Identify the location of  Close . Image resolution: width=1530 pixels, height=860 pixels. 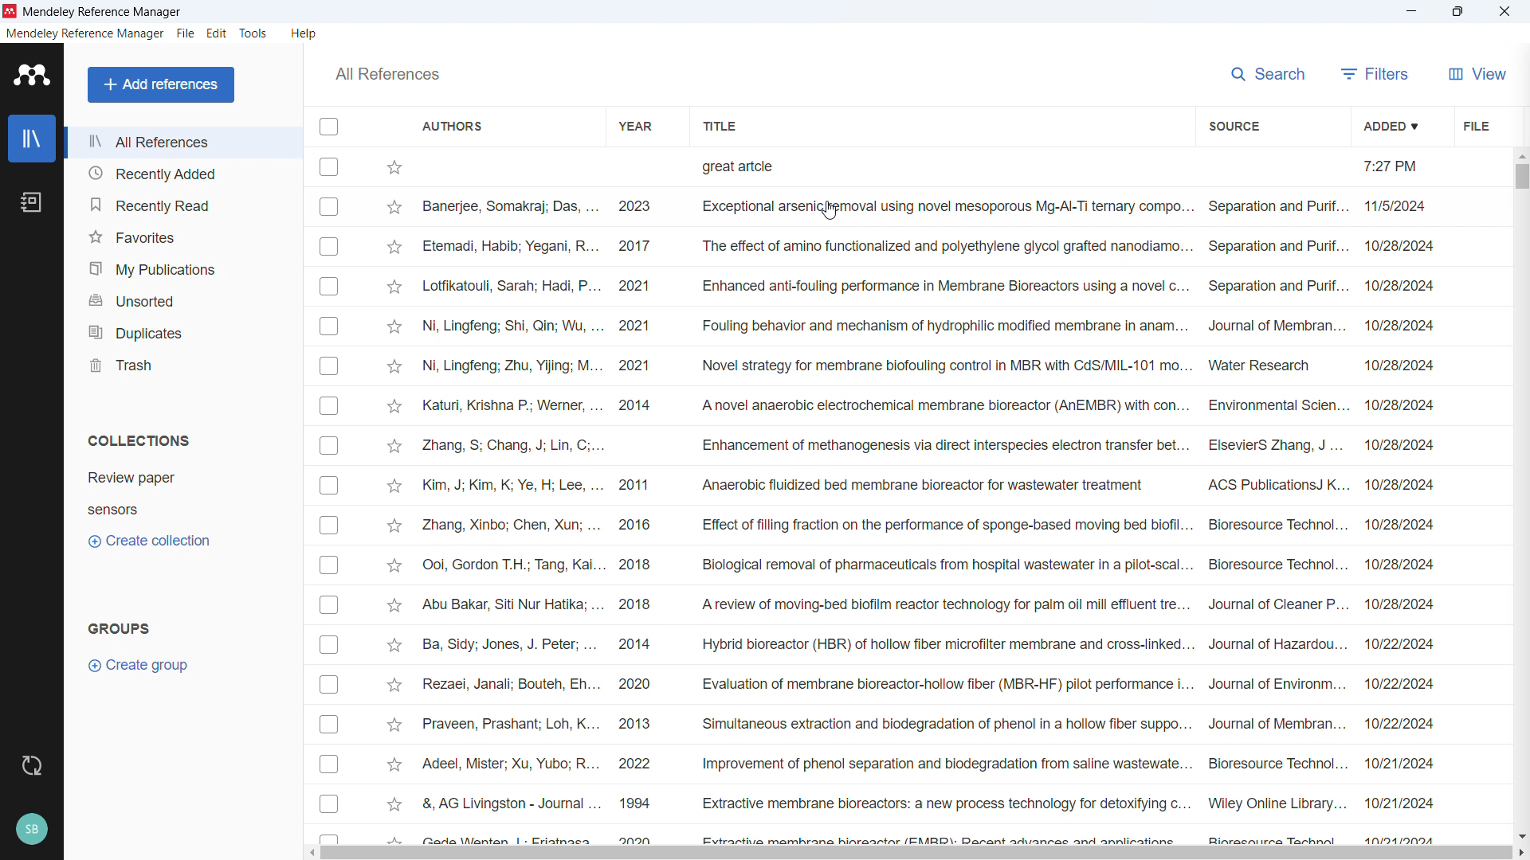
(1504, 12).